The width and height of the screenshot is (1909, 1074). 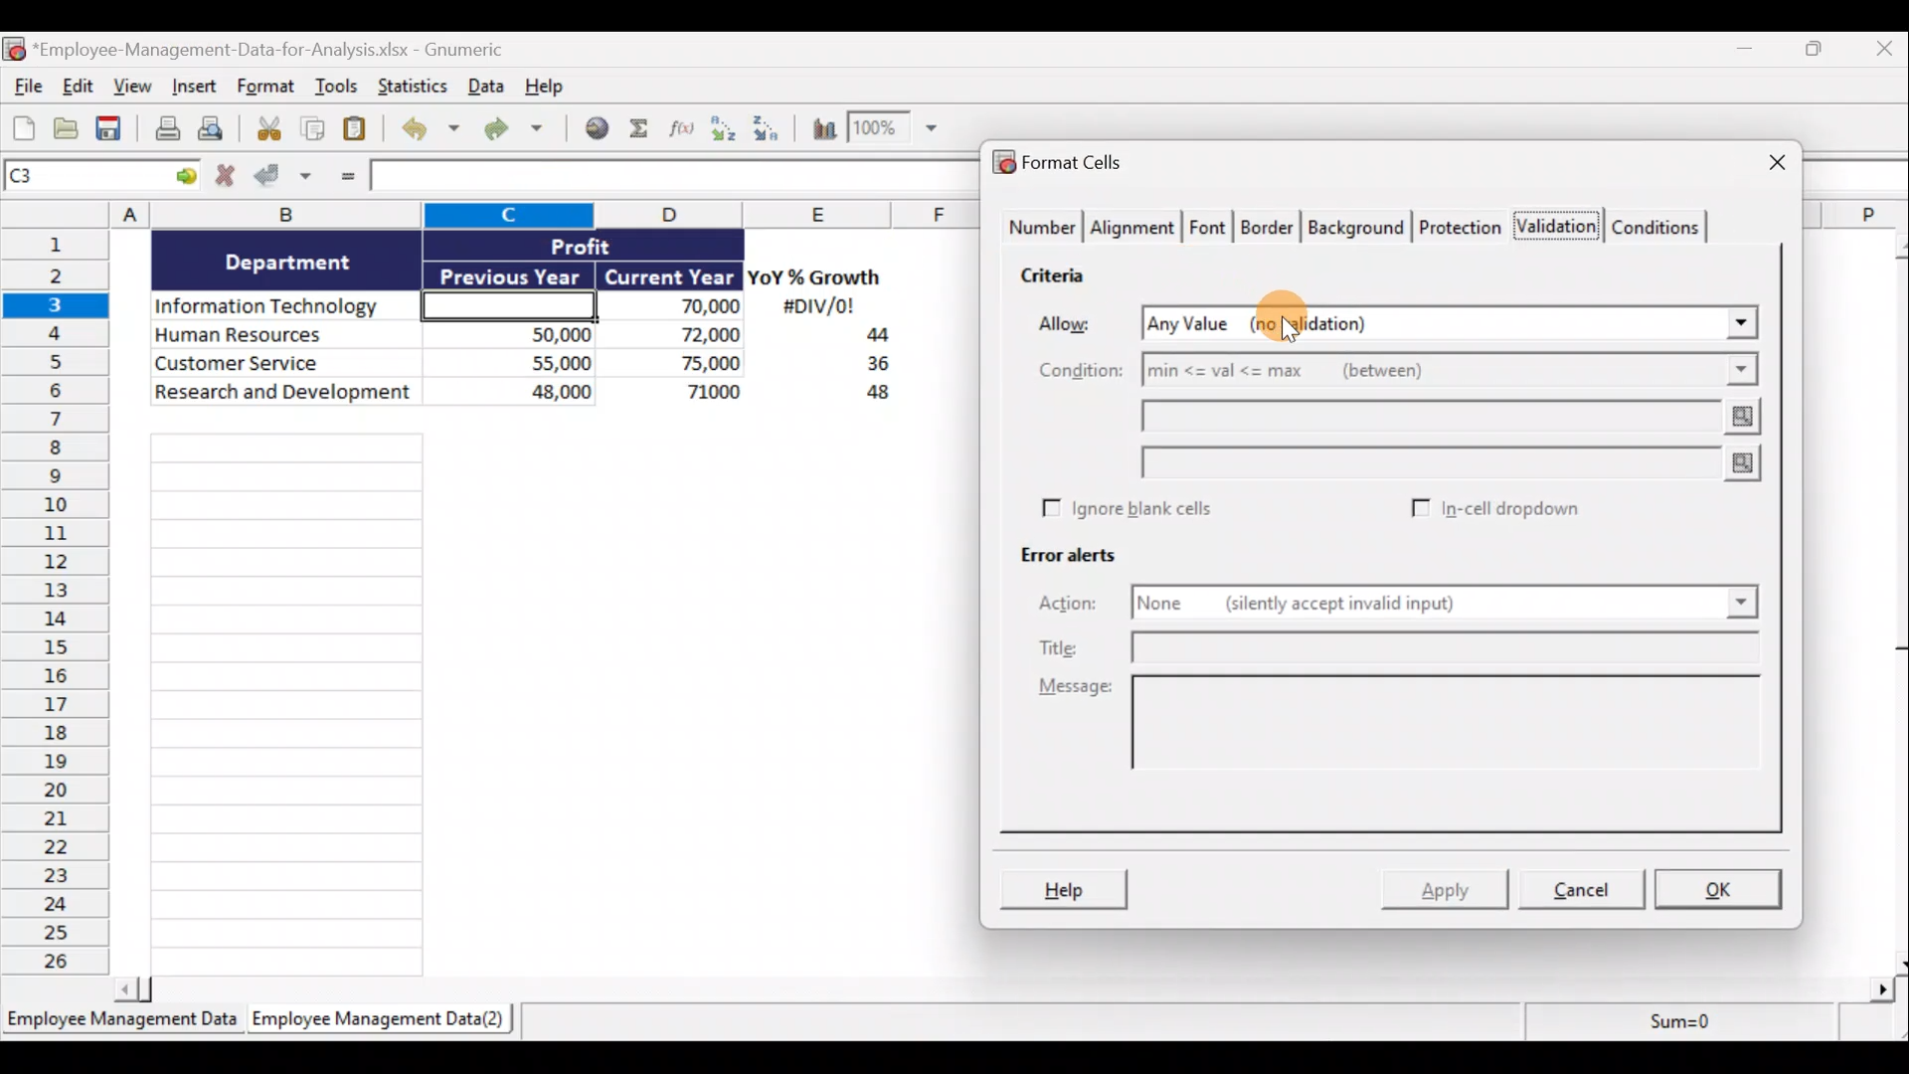 What do you see at coordinates (1378, 606) in the screenshot?
I see `None (silently accept invalid input)` at bounding box center [1378, 606].